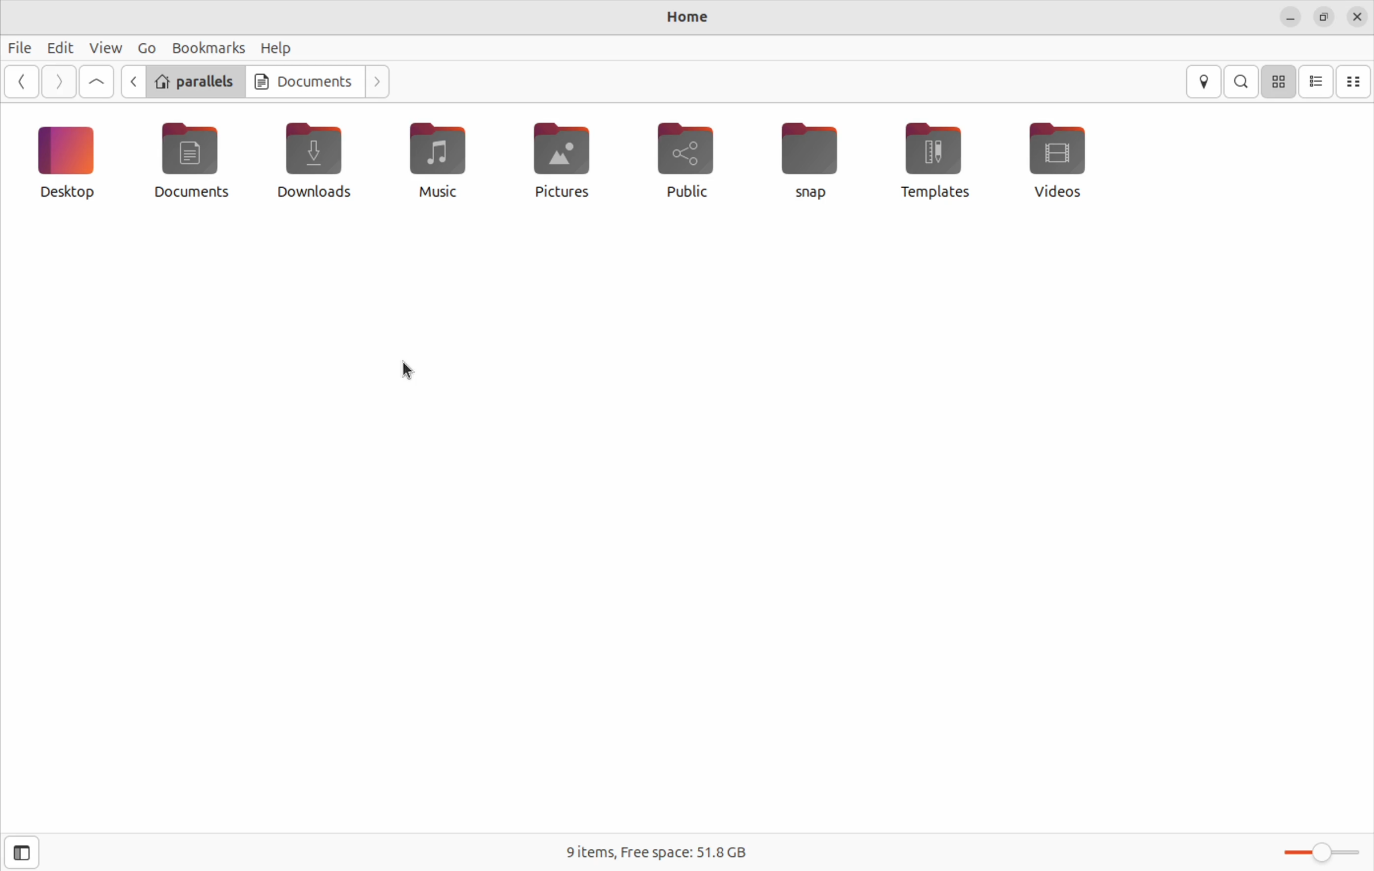 Image resolution: width=1374 pixels, height=871 pixels. I want to click on view, so click(105, 48).